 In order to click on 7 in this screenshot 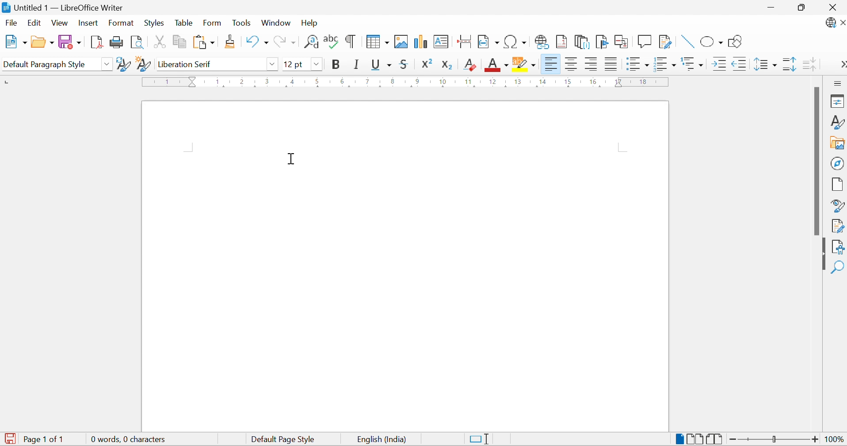, I will do `click(366, 82)`.